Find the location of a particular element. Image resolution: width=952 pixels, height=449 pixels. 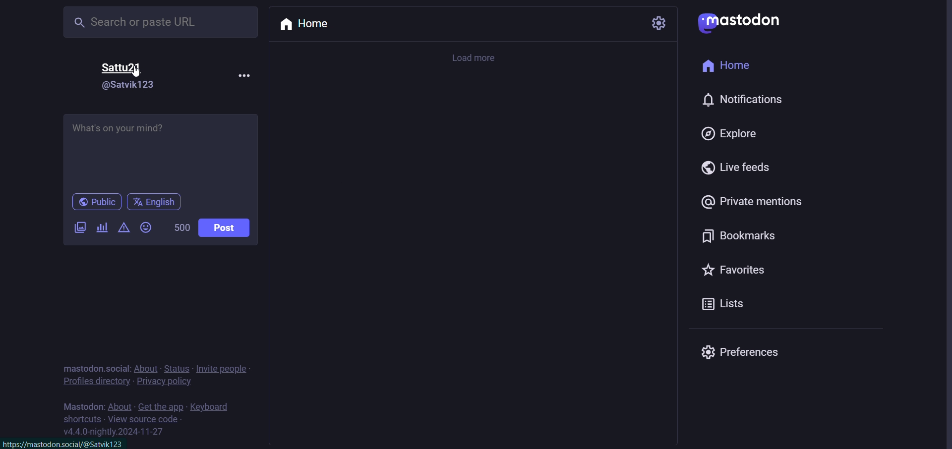

Sattu21 is located at coordinates (122, 68).